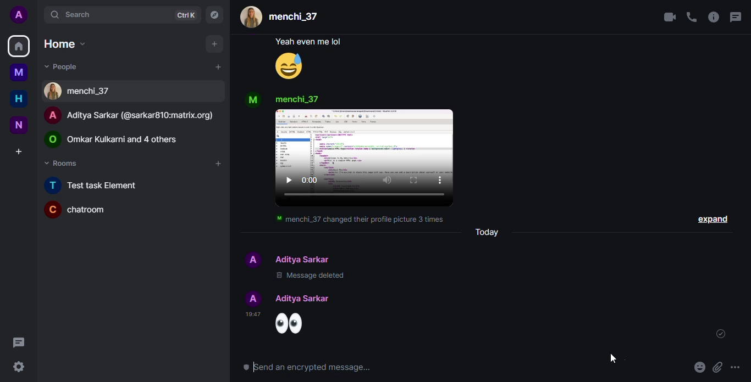 The image size is (751, 382). What do you see at coordinates (78, 210) in the screenshot?
I see `chatroom` at bounding box center [78, 210].